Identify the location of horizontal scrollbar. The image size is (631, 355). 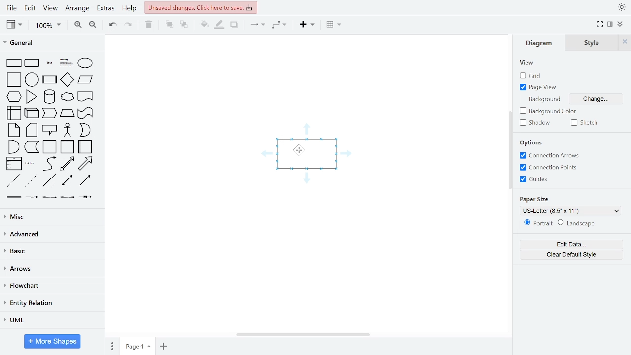
(303, 334).